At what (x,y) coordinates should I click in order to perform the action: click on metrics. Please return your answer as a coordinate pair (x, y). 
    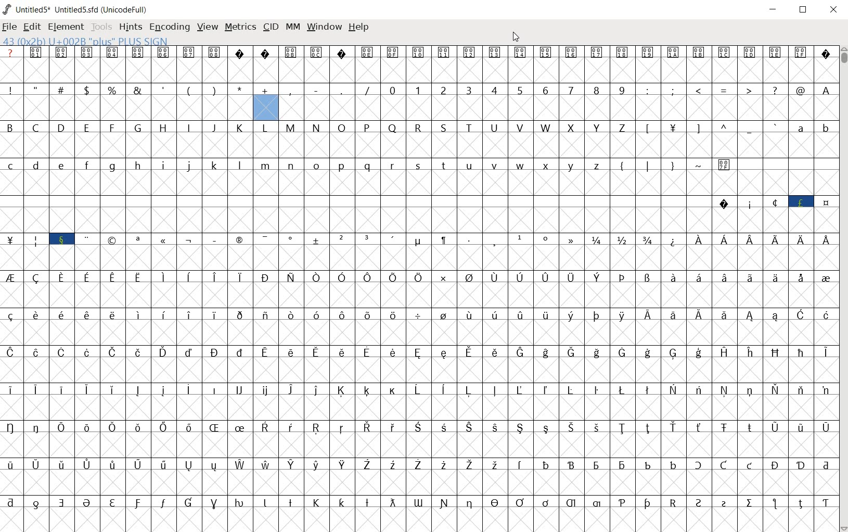
    Looking at the image, I should click on (240, 28).